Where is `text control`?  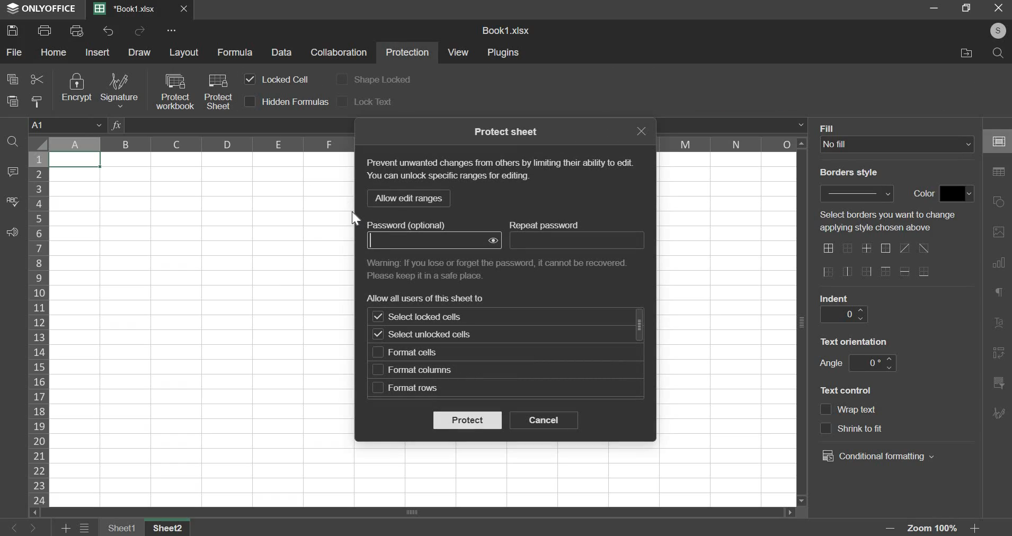 text control is located at coordinates (877, 428).